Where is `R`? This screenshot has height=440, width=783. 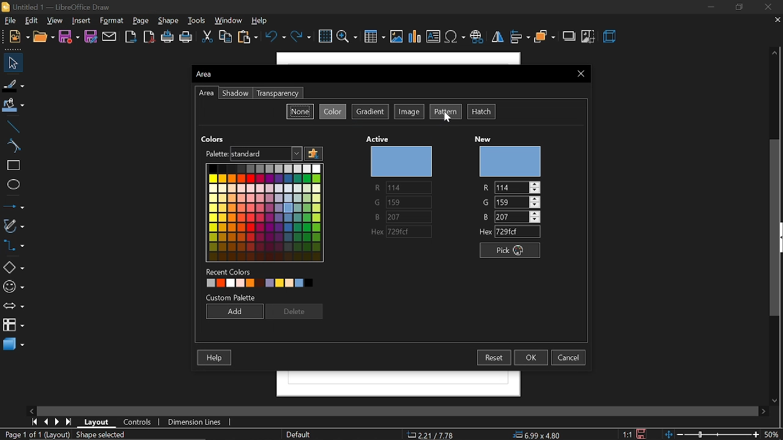
R is located at coordinates (375, 188).